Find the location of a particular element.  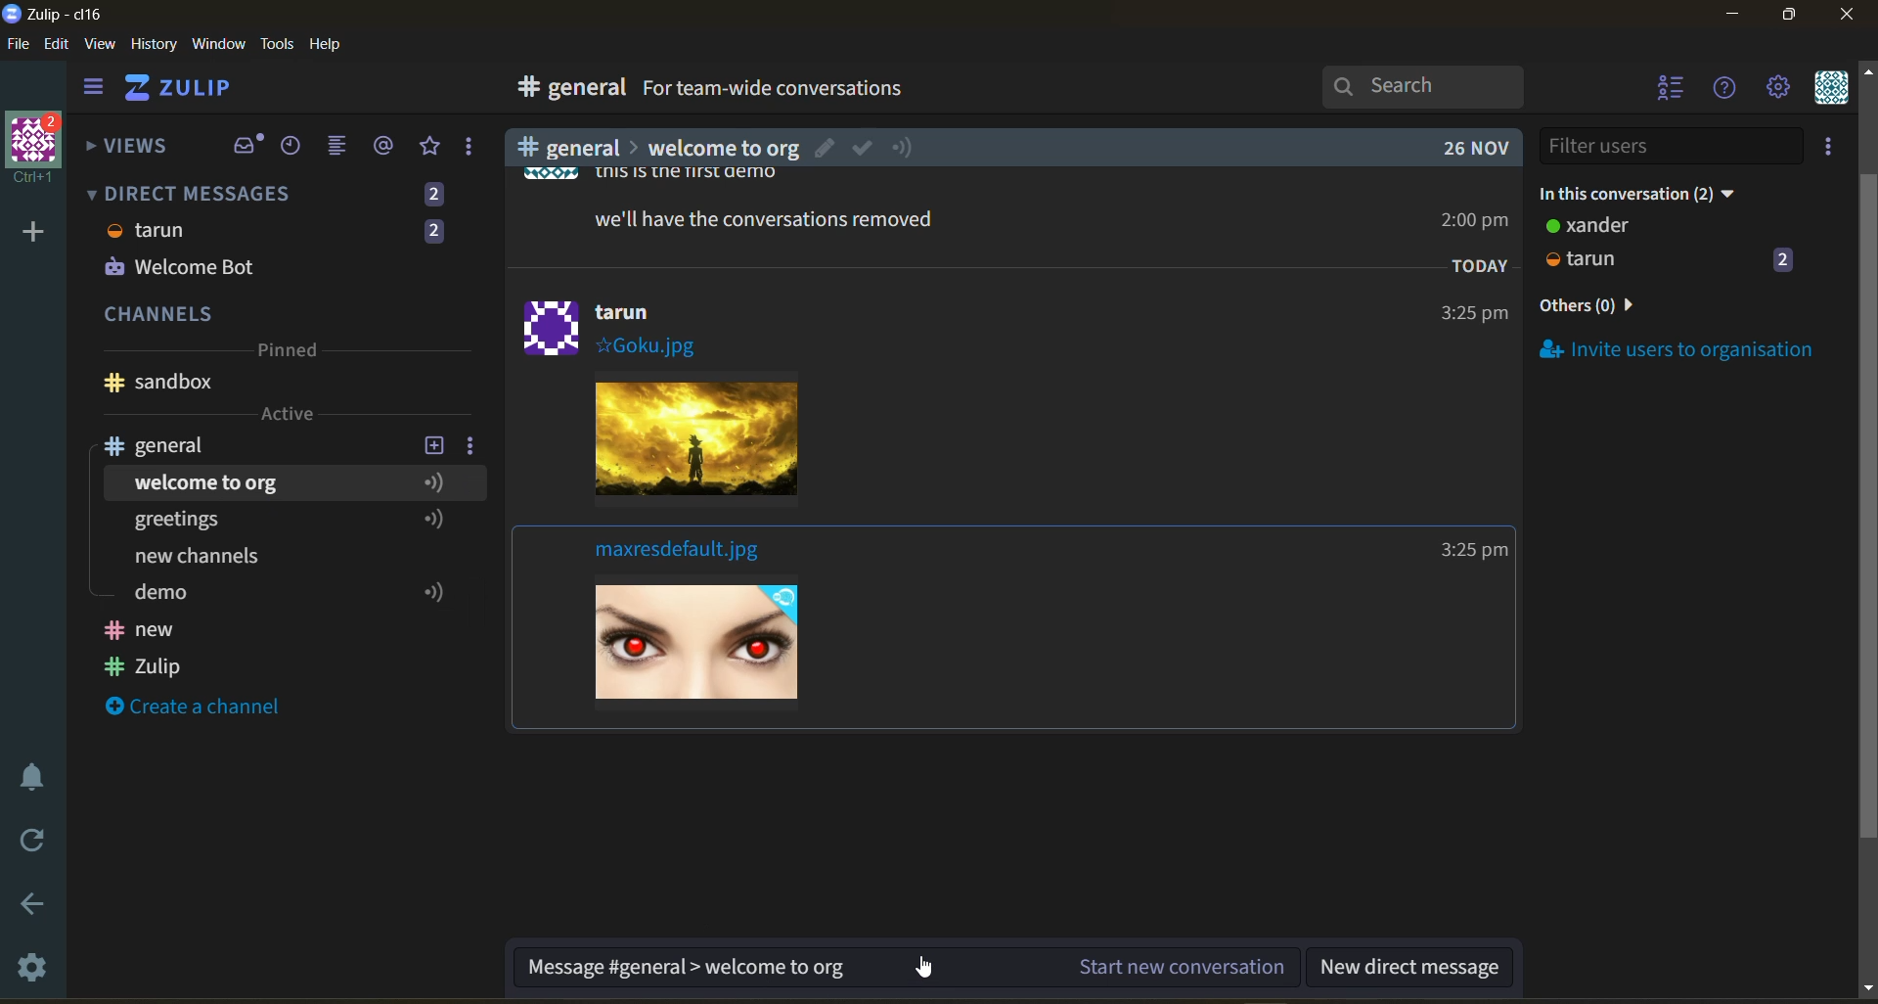

close is located at coordinates (1849, 21).